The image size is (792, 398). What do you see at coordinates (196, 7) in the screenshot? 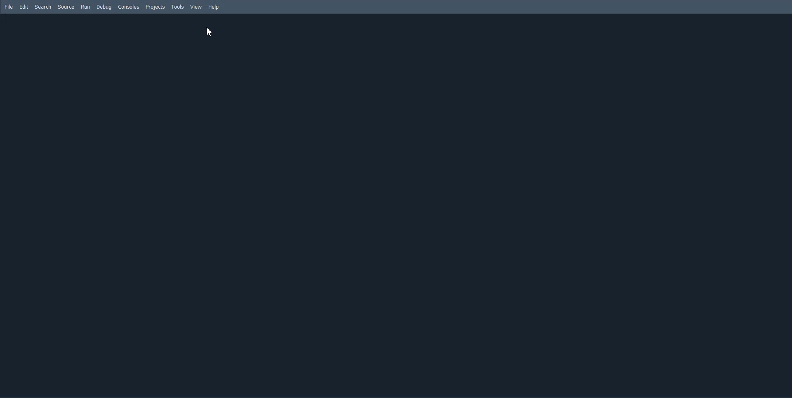
I see `View` at bounding box center [196, 7].